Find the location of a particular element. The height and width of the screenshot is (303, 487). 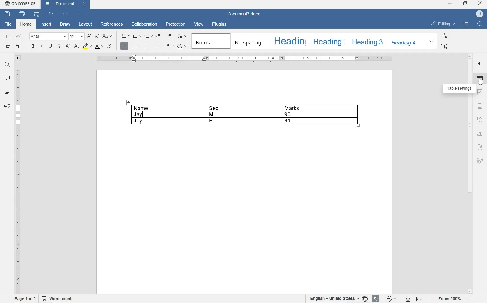

SUPERSCRIPT is located at coordinates (67, 47).